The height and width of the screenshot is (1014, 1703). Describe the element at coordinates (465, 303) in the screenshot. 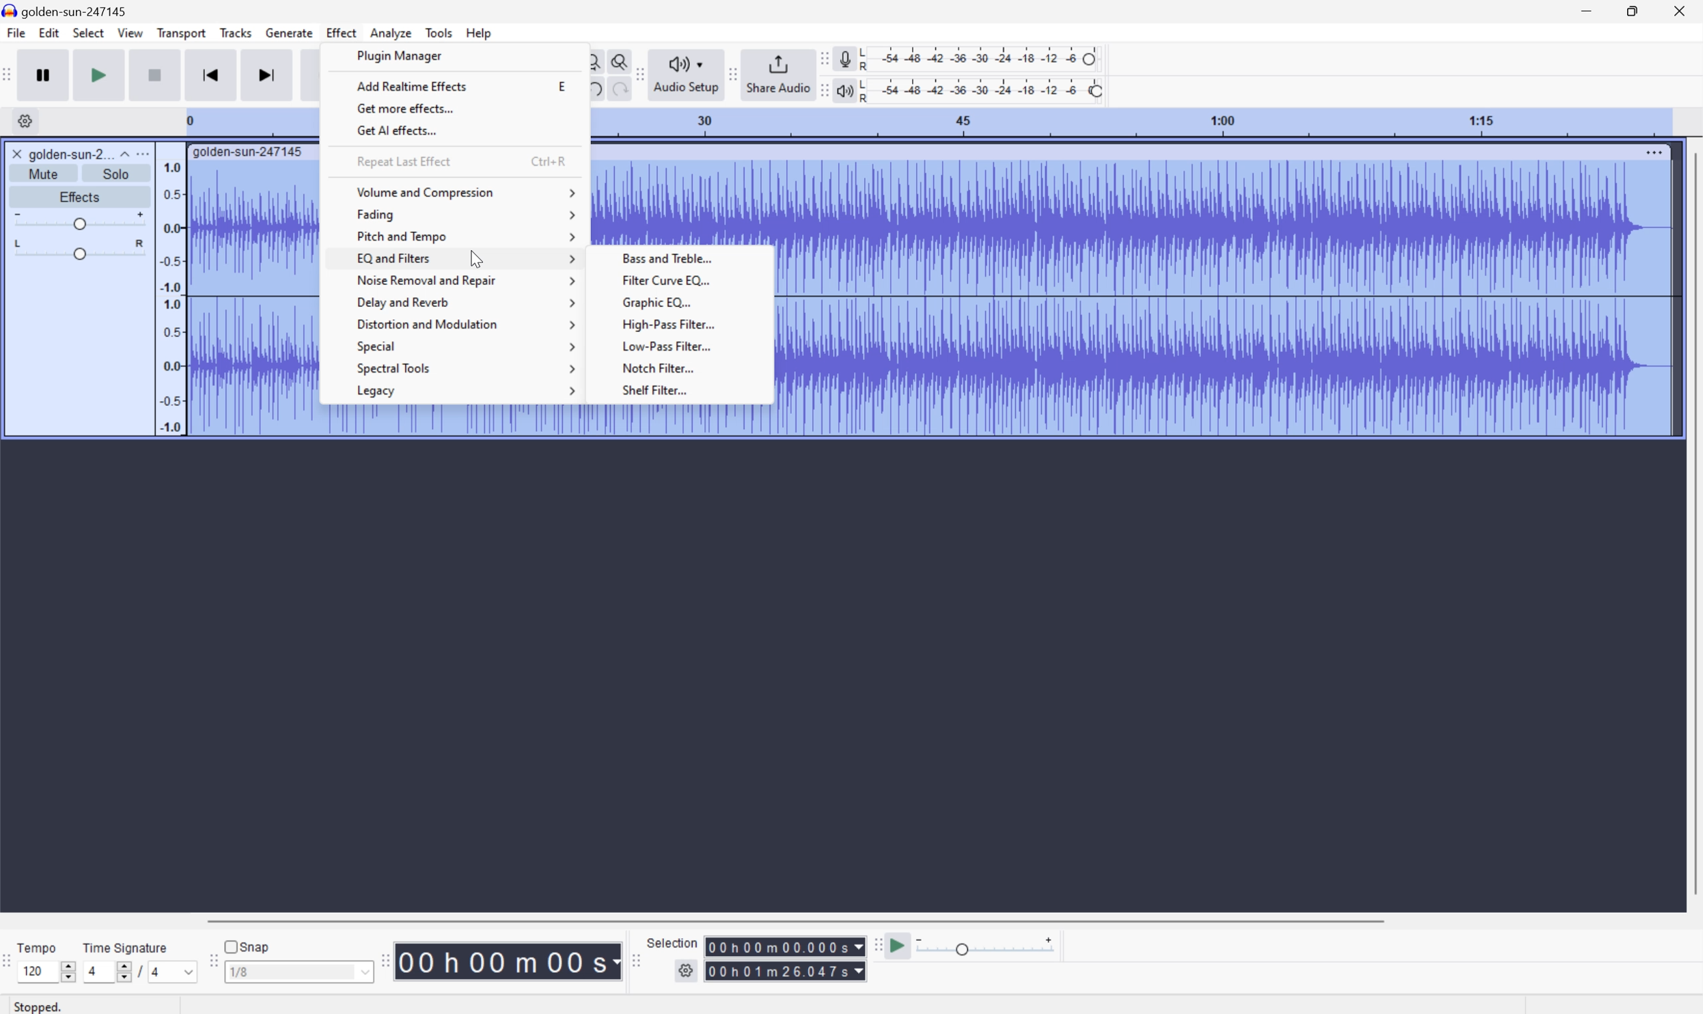

I see `Delay and reverb` at that location.